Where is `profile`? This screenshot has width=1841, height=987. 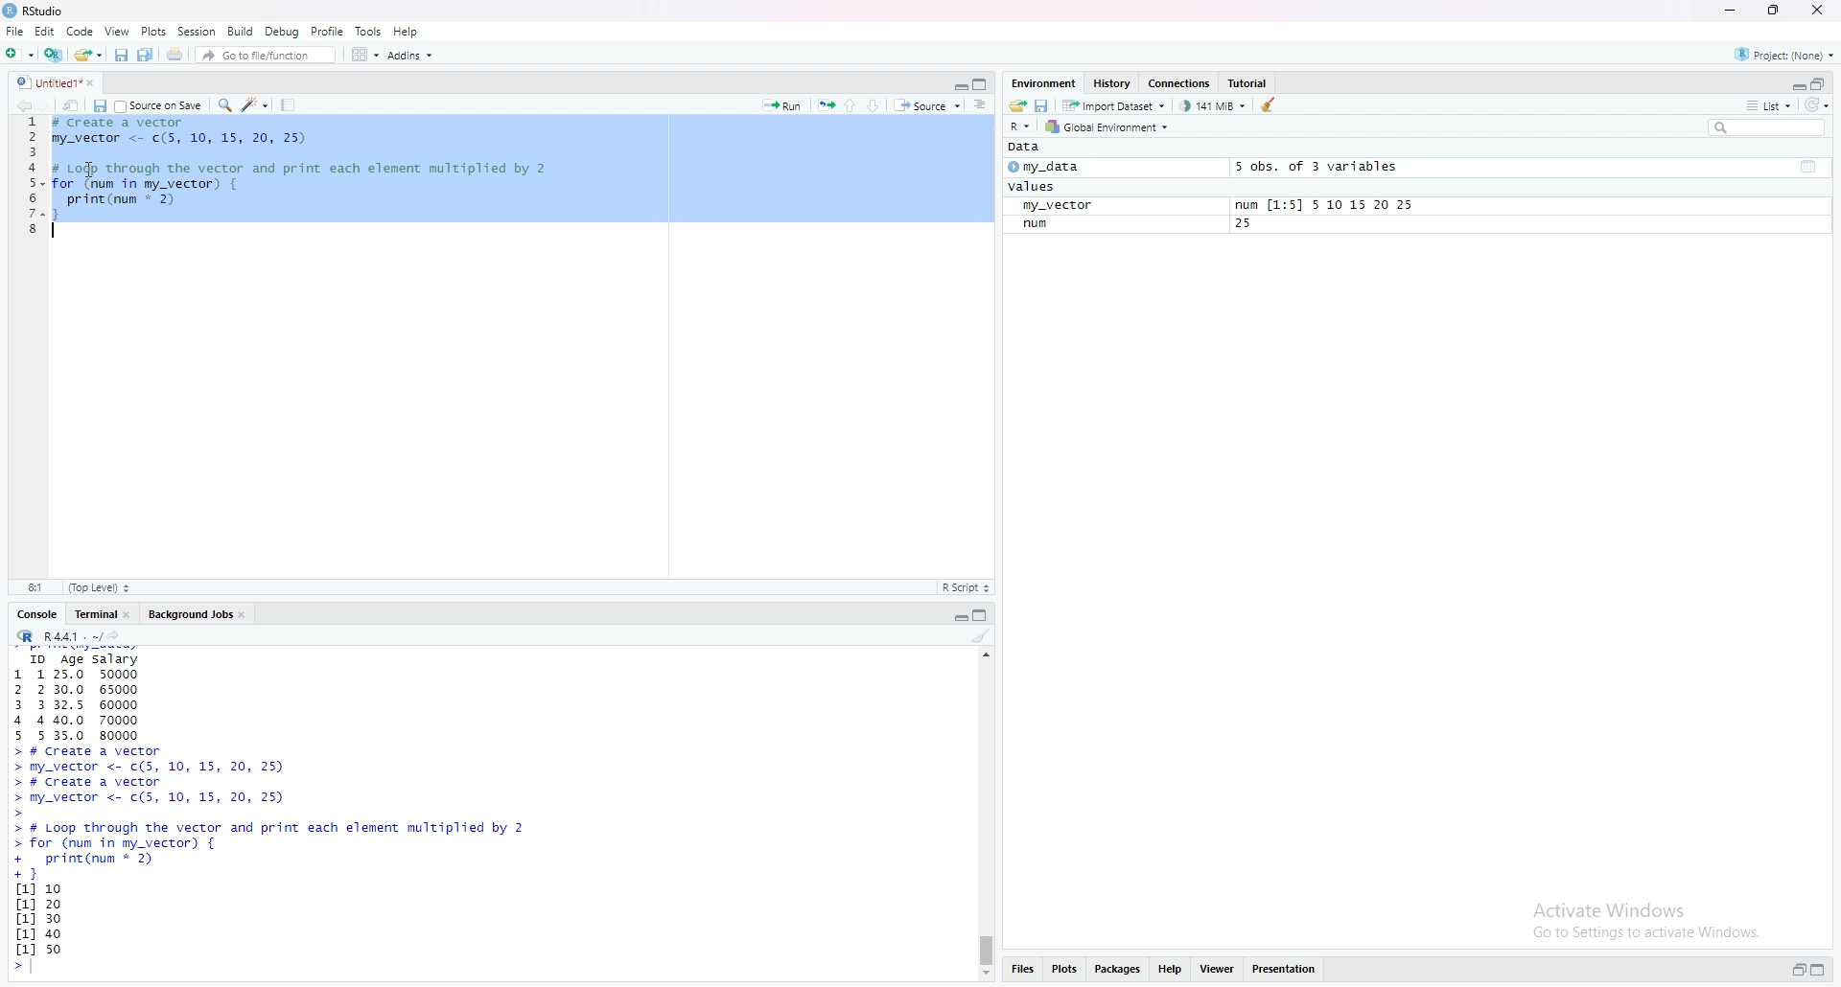
profile is located at coordinates (327, 31).